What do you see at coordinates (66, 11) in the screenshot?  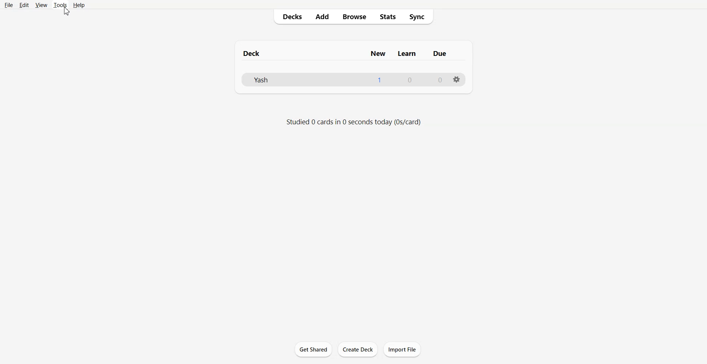 I see `cursor` at bounding box center [66, 11].